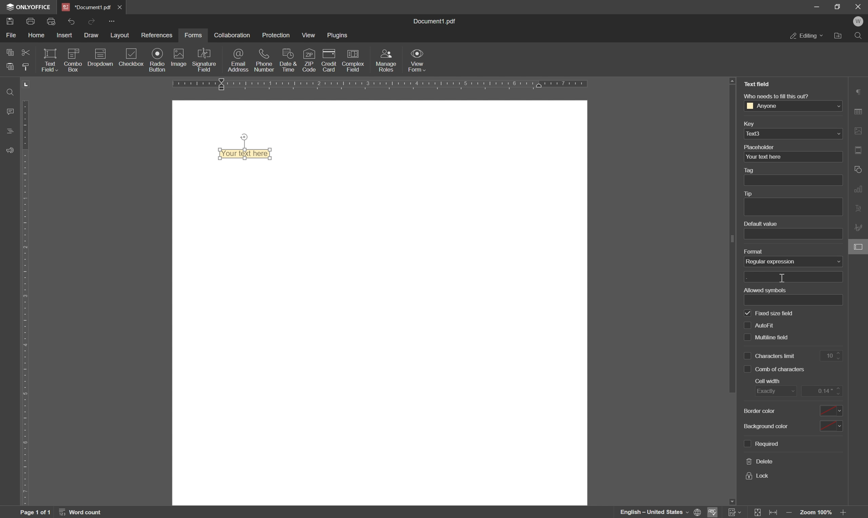  I want to click on checkbox, so click(747, 354).